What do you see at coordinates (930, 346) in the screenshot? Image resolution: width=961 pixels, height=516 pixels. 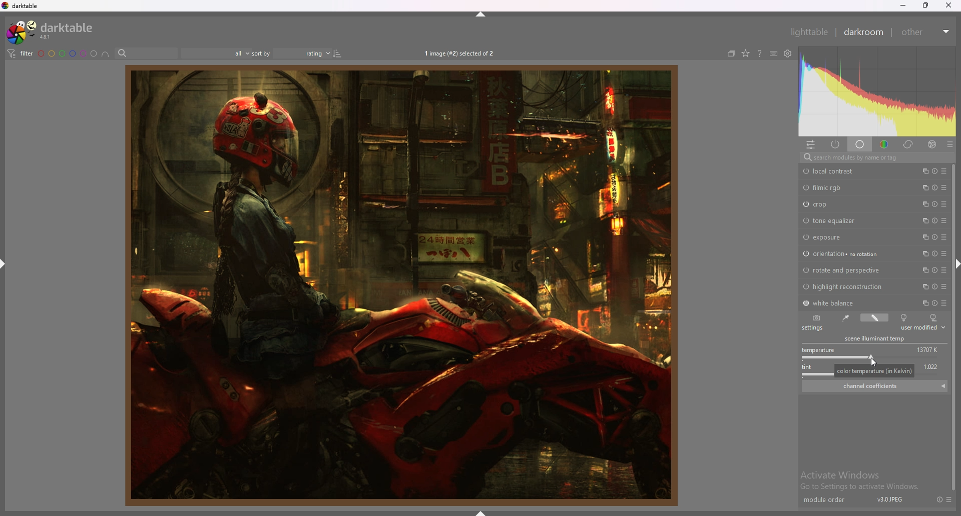 I see `13707 k` at bounding box center [930, 346].